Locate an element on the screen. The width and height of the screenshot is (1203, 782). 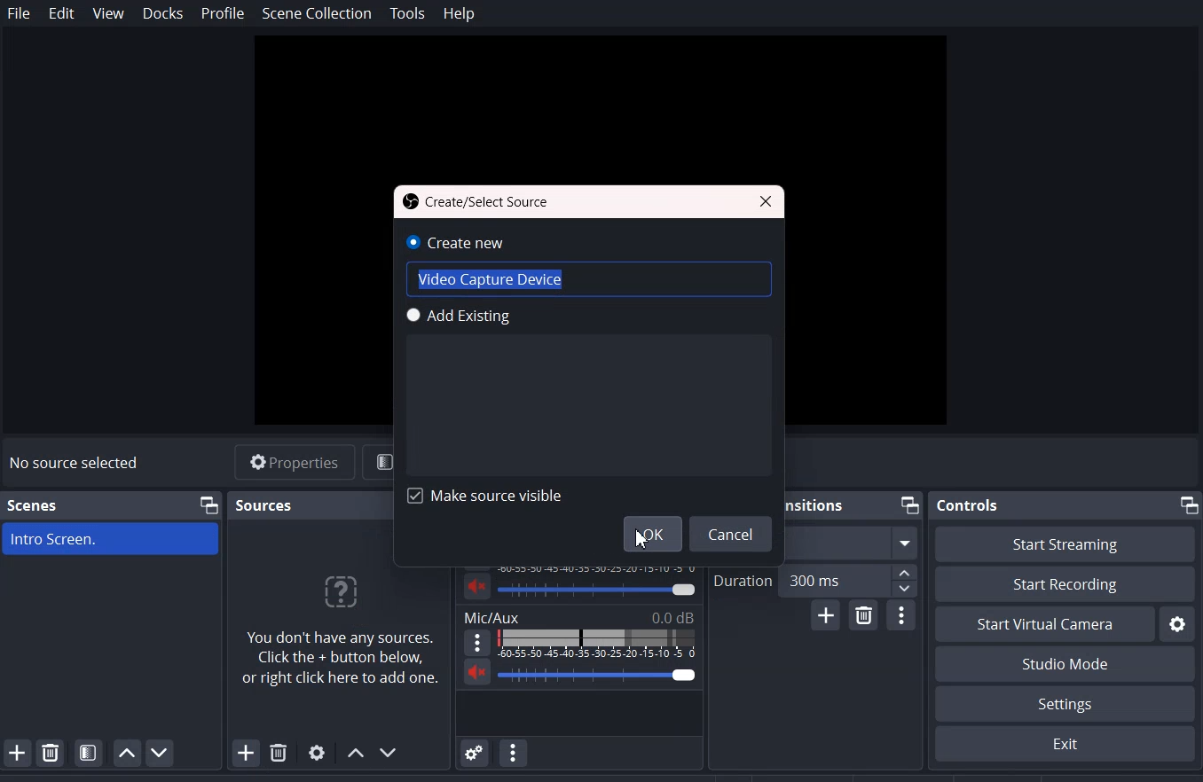
Remove Selected Scene is located at coordinates (51, 751).